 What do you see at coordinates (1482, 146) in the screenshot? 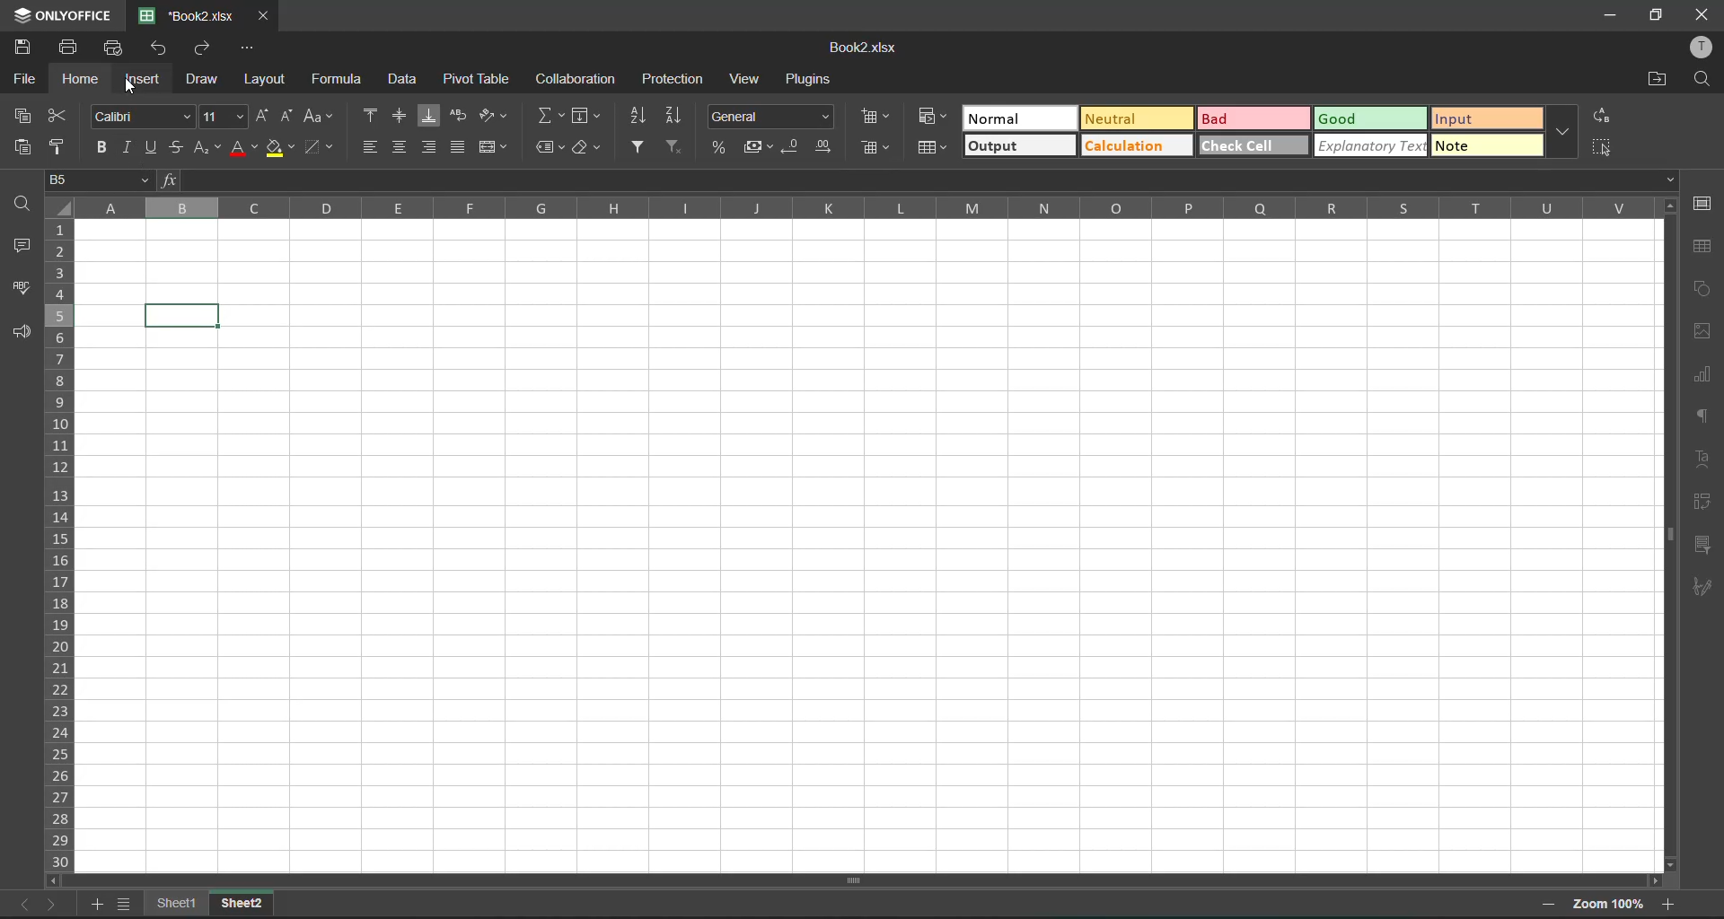
I see `note` at bounding box center [1482, 146].